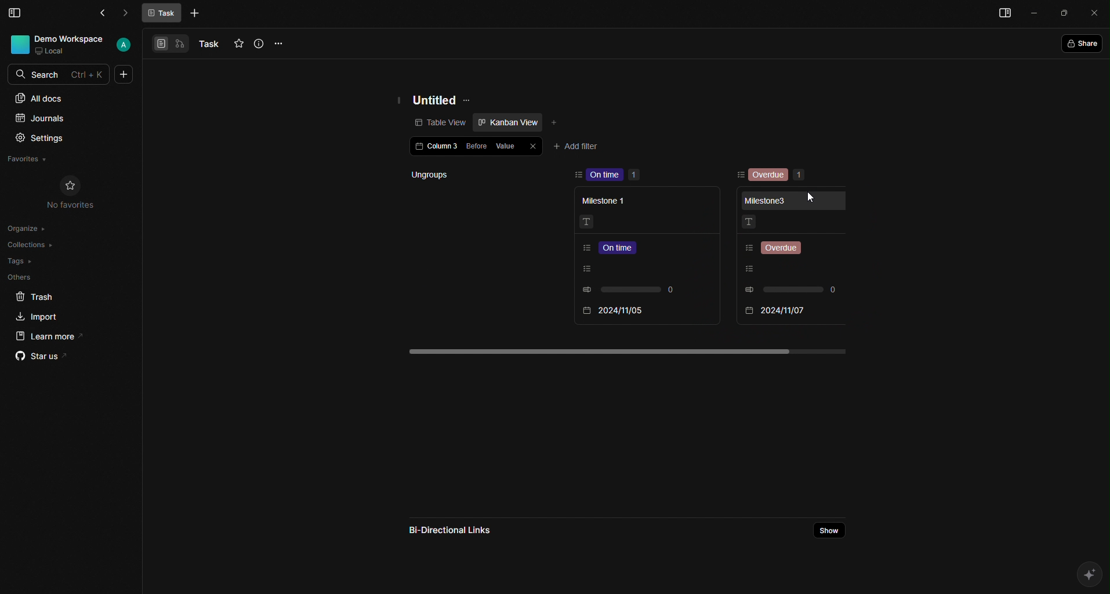 The width and height of the screenshot is (1110, 594). Describe the element at coordinates (793, 289) in the screenshot. I see `0` at that location.